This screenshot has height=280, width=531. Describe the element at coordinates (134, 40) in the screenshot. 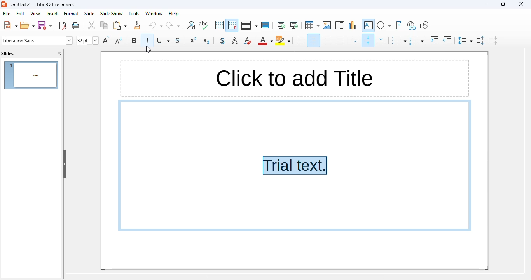

I see `bold` at that location.